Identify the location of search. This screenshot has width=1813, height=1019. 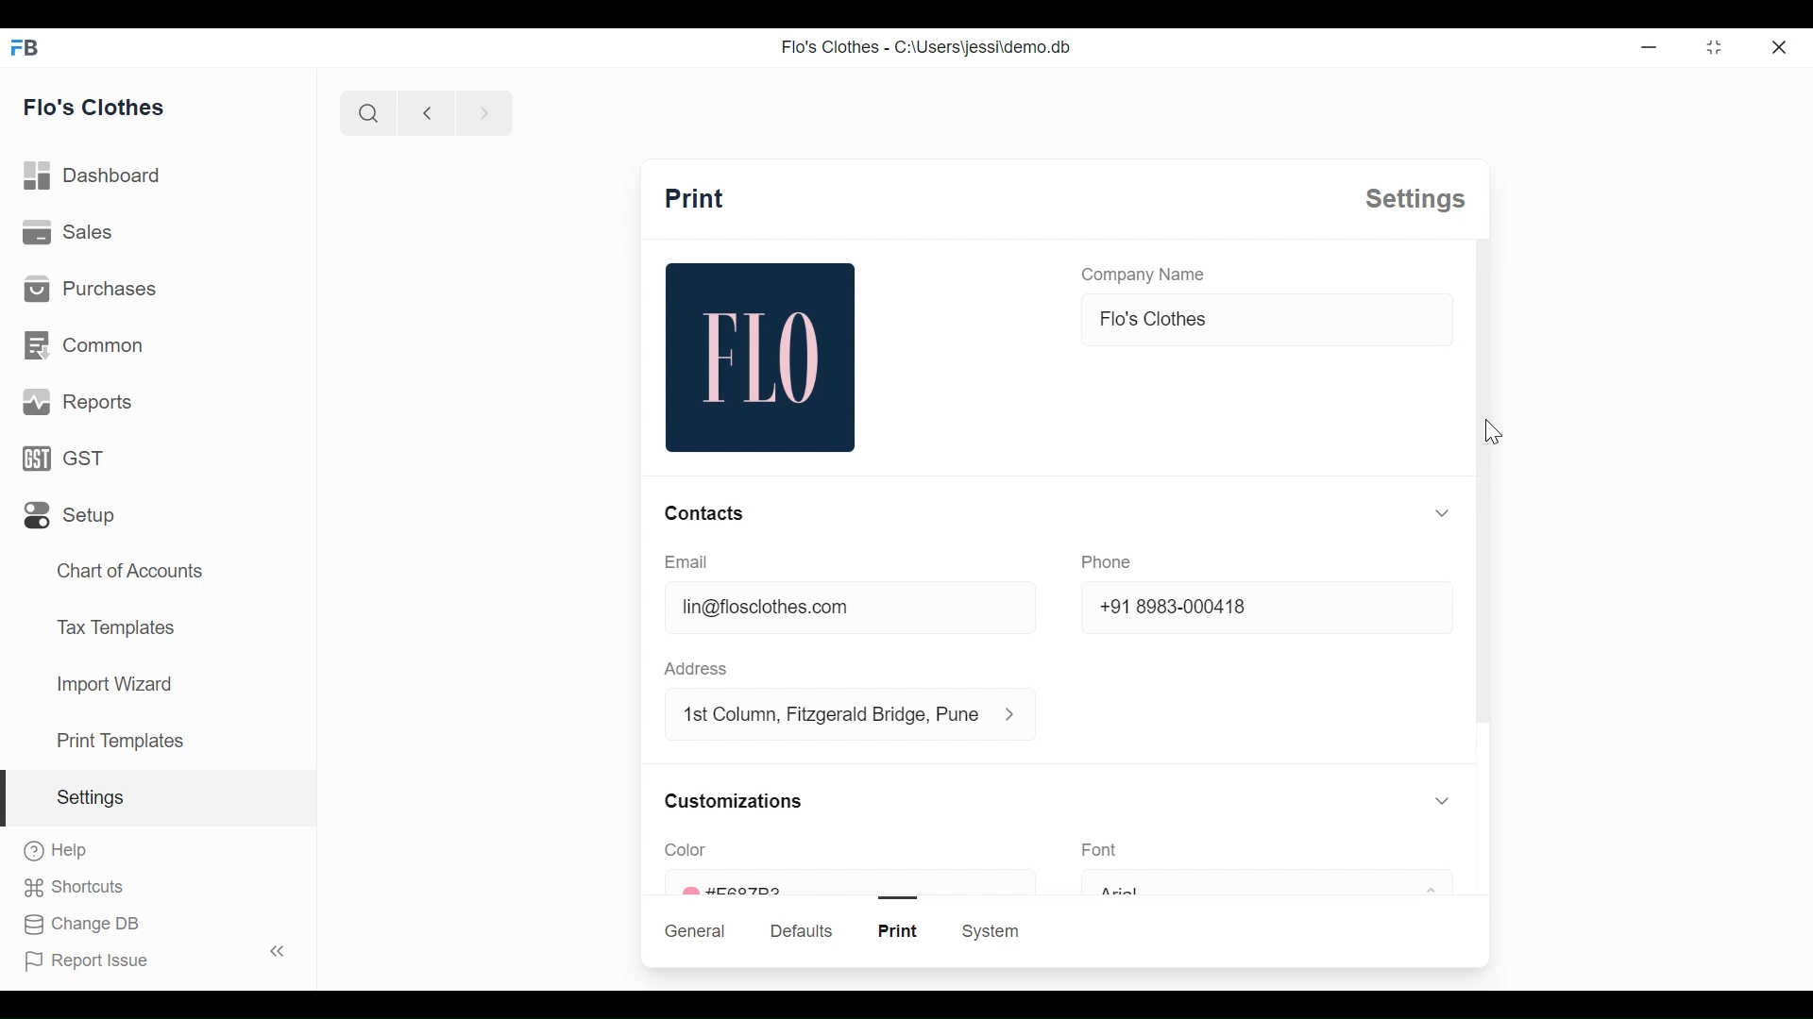
(367, 112).